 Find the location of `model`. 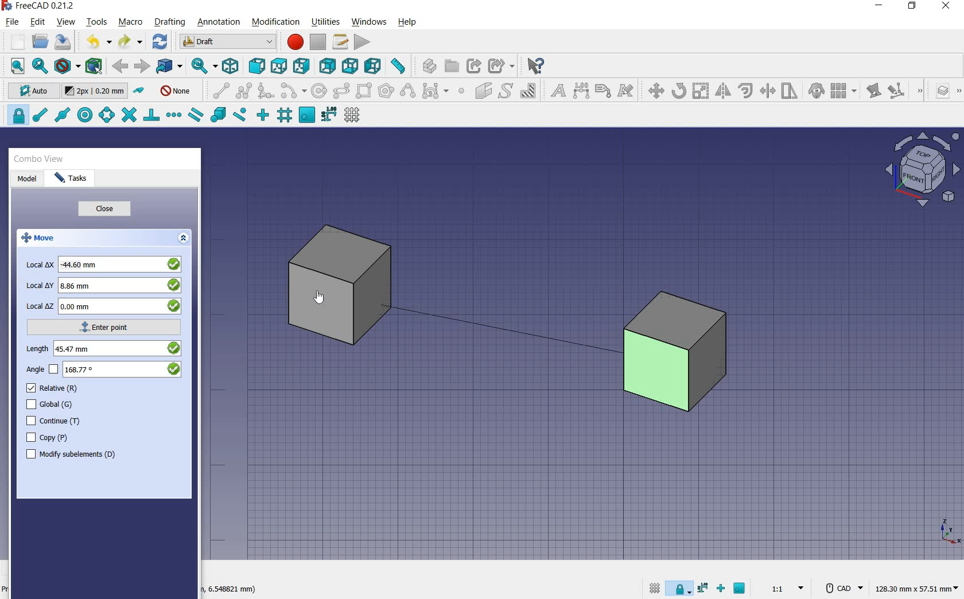

model is located at coordinates (26, 176).